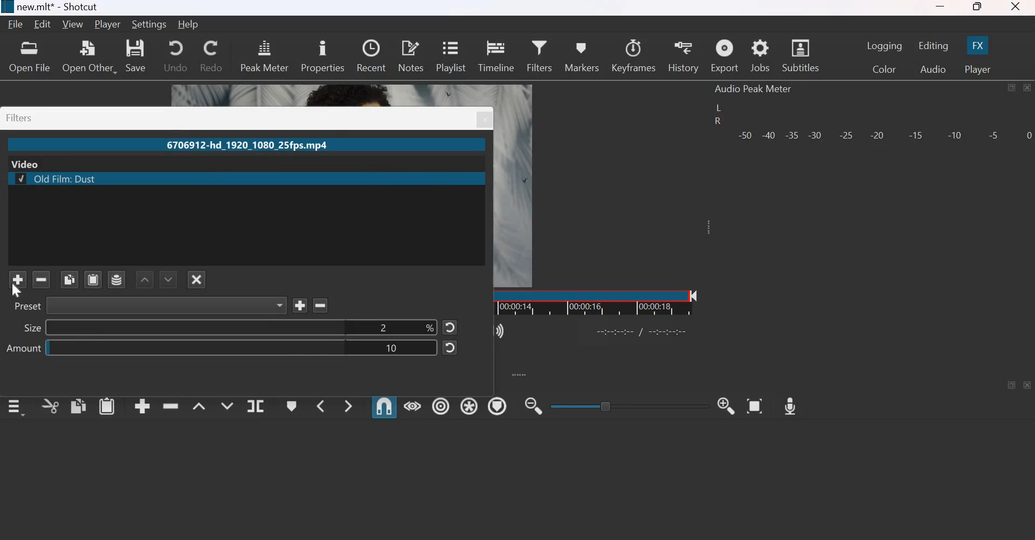  I want to click on Minimize, so click(942, 7).